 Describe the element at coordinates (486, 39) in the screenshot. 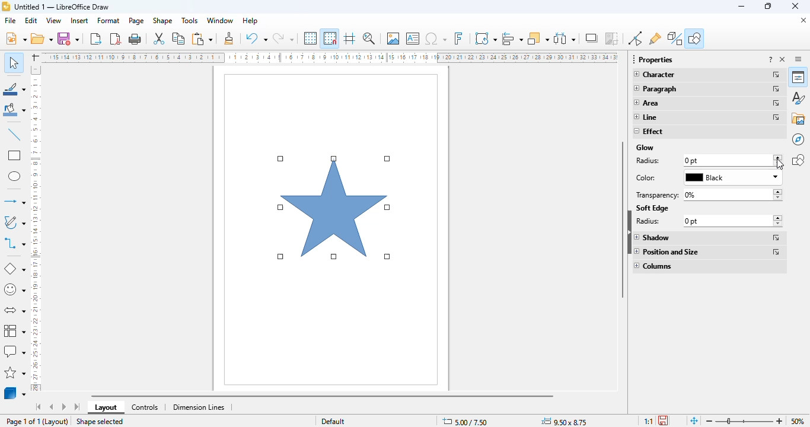

I see `transformations` at that location.